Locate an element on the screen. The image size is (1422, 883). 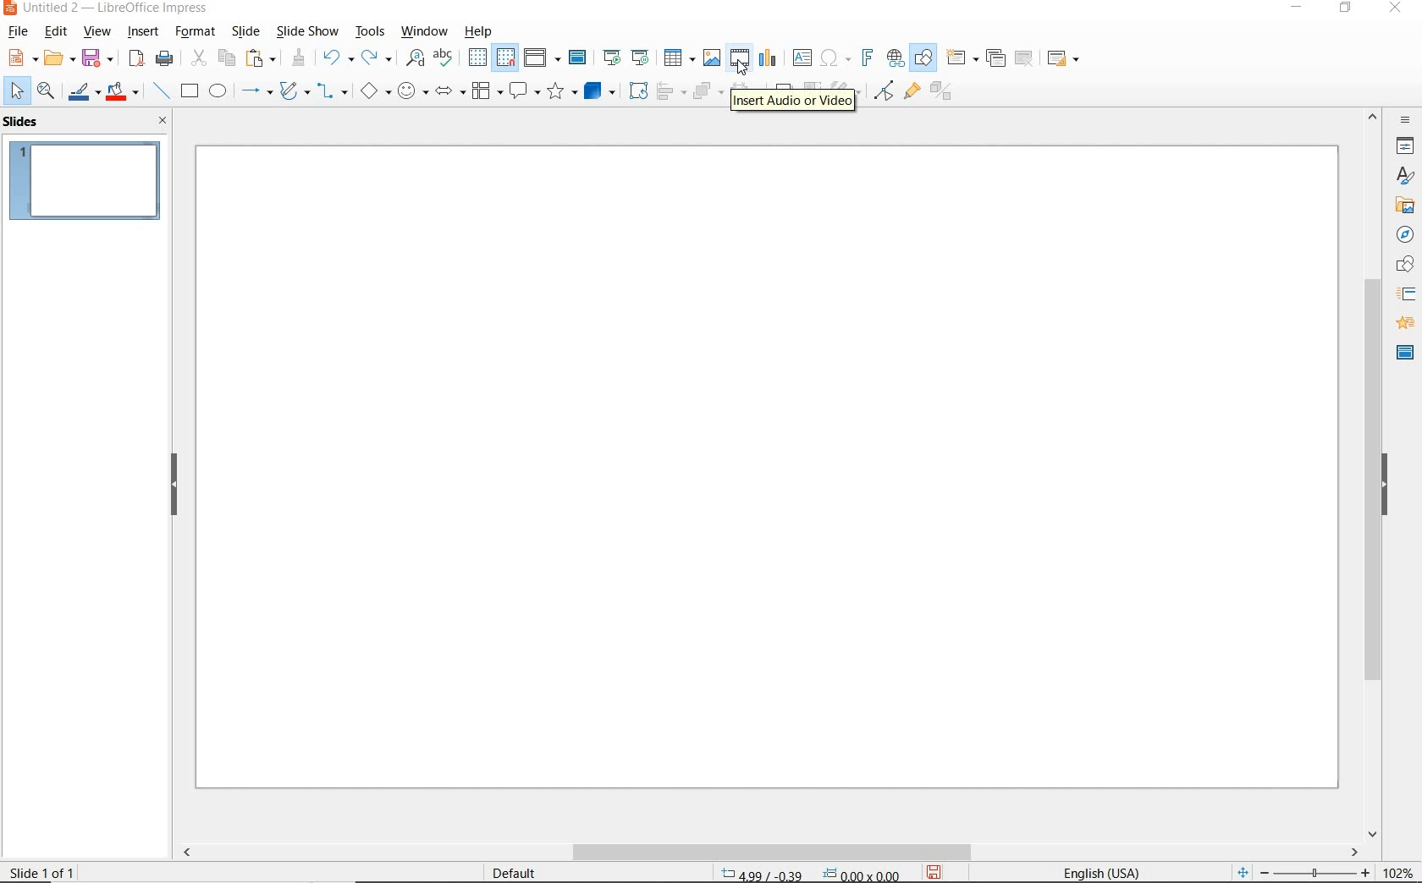
SLIDE TRANSITION is located at coordinates (1407, 295).